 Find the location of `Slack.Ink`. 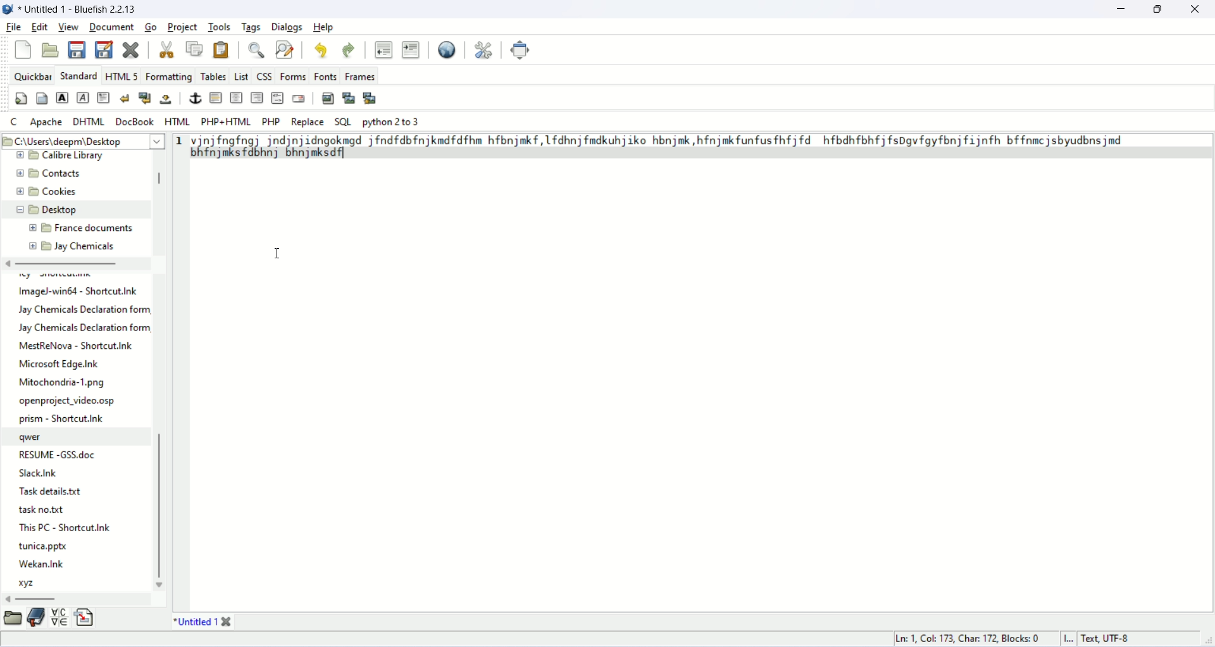

Slack.Ink is located at coordinates (46, 474).